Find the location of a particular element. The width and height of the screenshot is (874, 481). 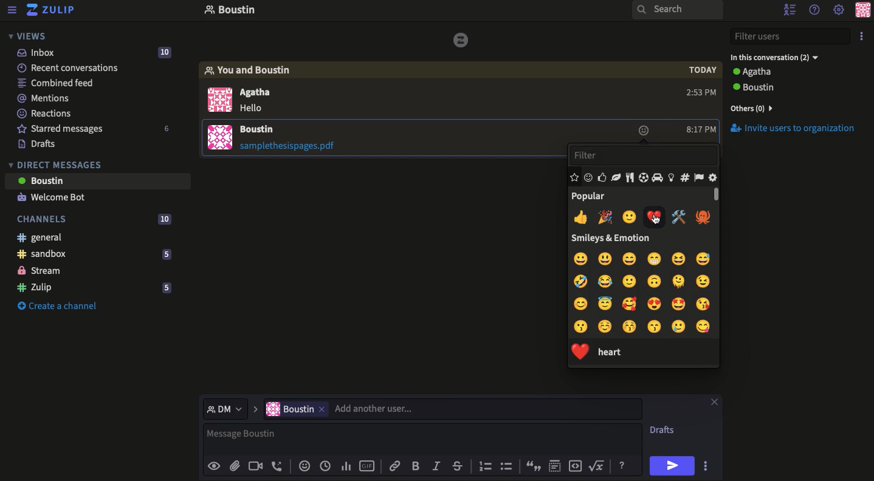

Create a channel is located at coordinates (55, 305).